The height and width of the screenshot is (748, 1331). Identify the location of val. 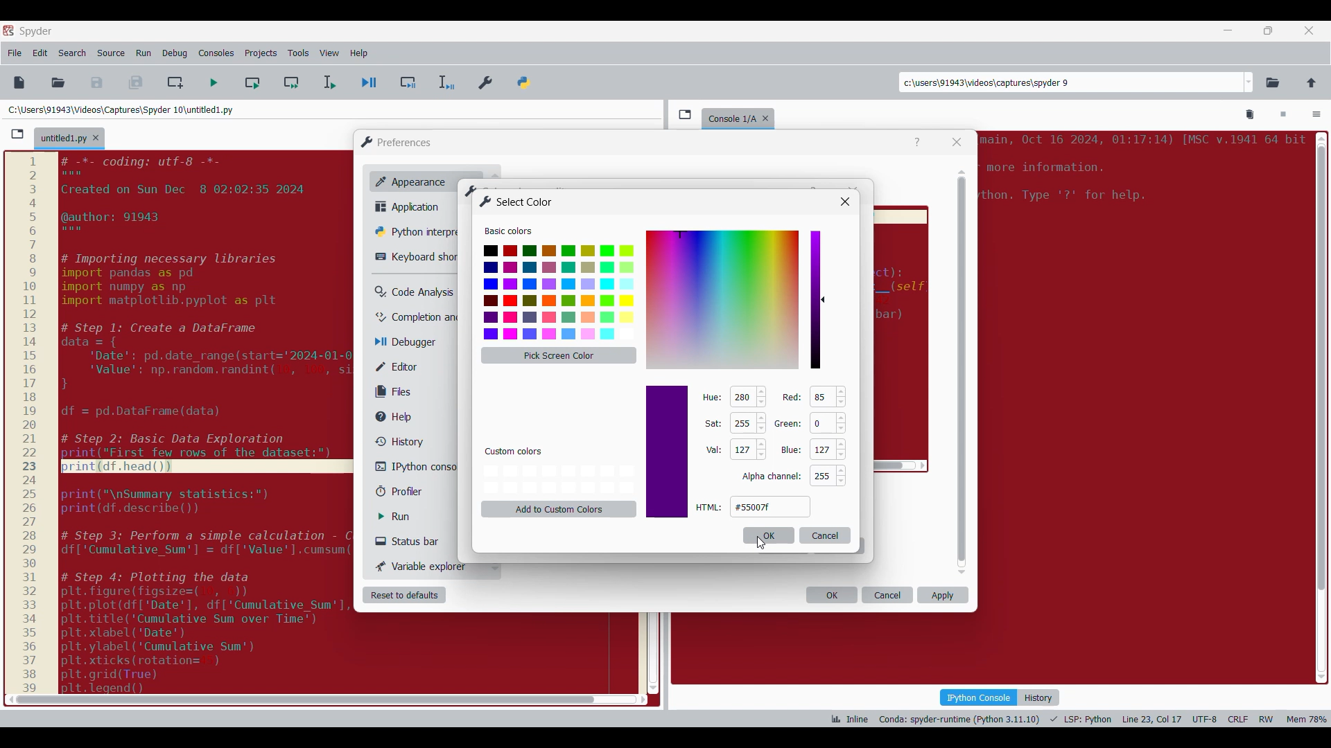
(713, 450).